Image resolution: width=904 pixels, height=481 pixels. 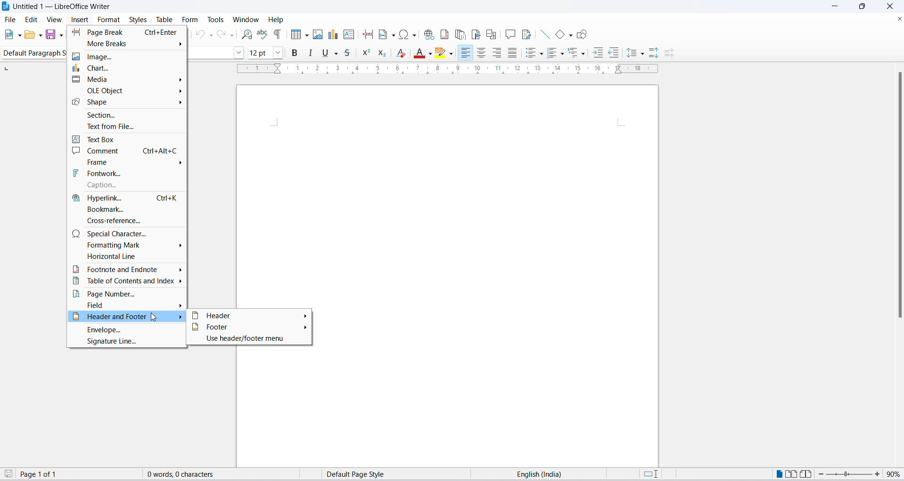 What do you see at coordinates (615, 53) in the screenshot?
I see `decrease indent` at bounding box center [615, 53].